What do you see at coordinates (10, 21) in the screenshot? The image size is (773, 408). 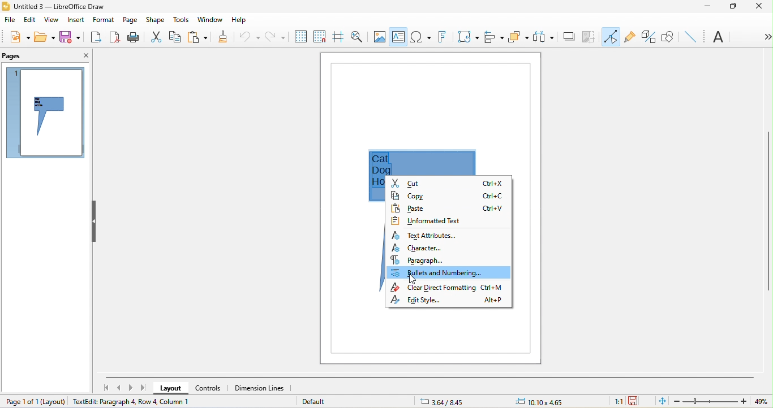 I see `file` at bounding box center [10, 21].